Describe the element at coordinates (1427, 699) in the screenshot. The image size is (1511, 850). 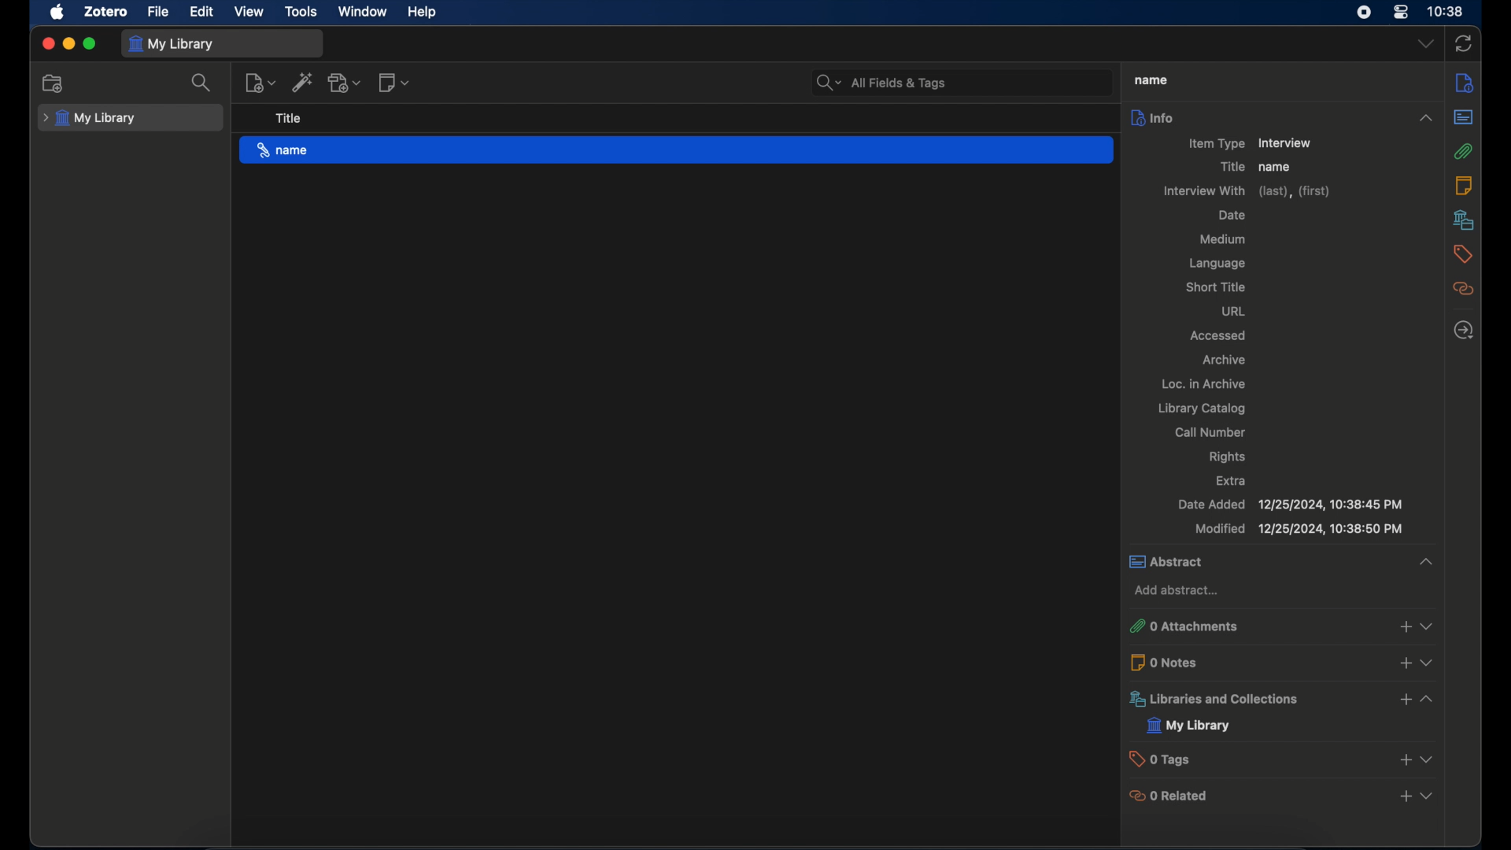
I see `view` at that location.